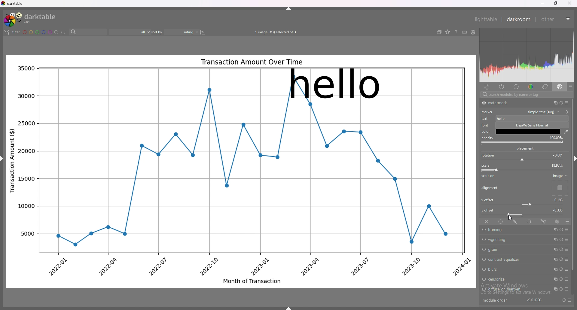  What do you see at coordinates (555, 240) in the screenshot?
I see `multiple instances action` at bounding box center [555, 240].